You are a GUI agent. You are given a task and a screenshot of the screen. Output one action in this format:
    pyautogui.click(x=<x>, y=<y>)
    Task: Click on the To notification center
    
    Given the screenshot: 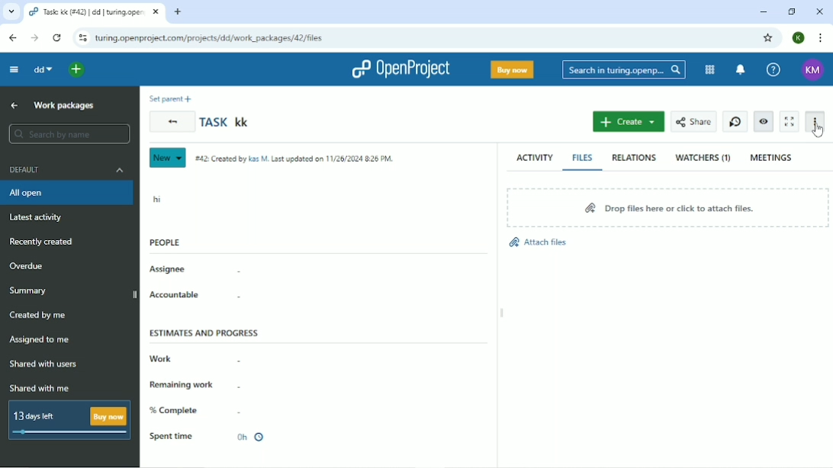 What is the action you would take?
    pyautogui.click(x=739, y=69)
    